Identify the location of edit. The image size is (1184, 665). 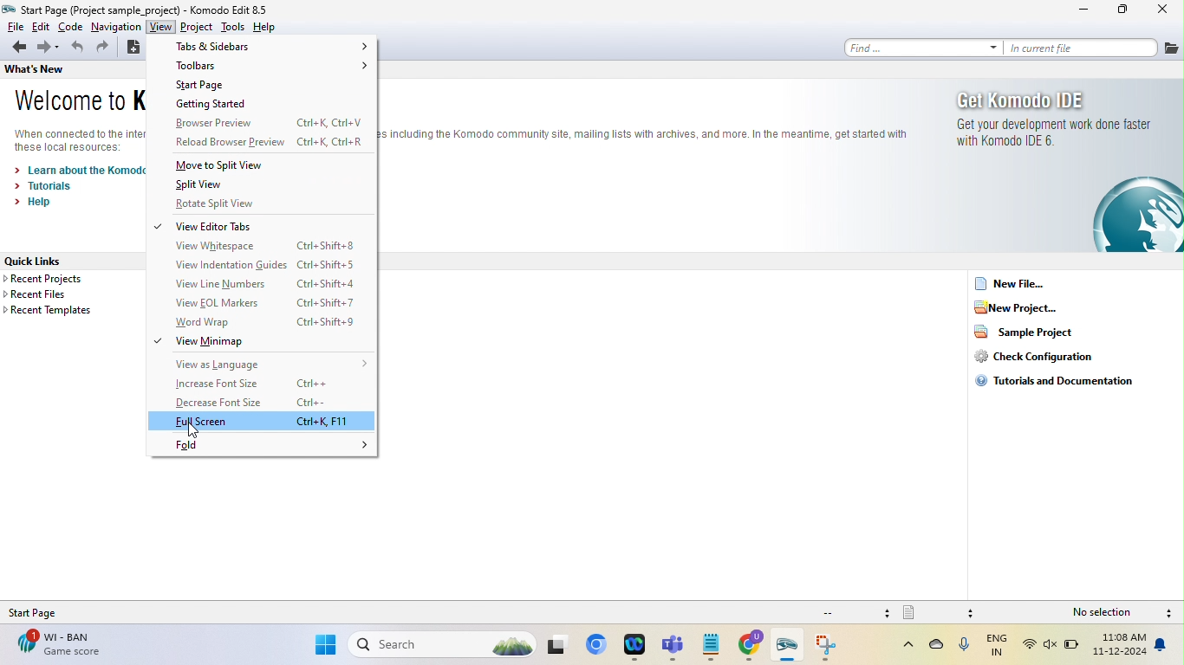
(41, 27).